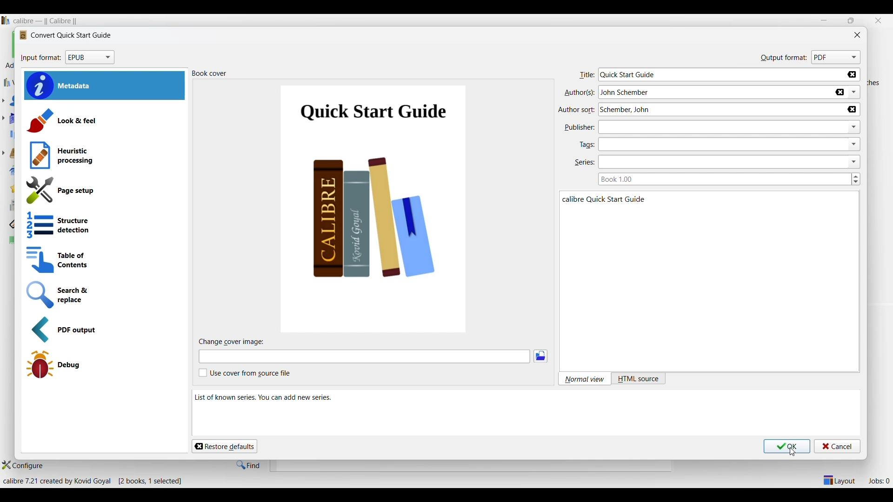 The height and width of the screenshot is (502, 893). Describe the element at coordinates (824, 20) in the screenshot. I see `Minimize` at that location.